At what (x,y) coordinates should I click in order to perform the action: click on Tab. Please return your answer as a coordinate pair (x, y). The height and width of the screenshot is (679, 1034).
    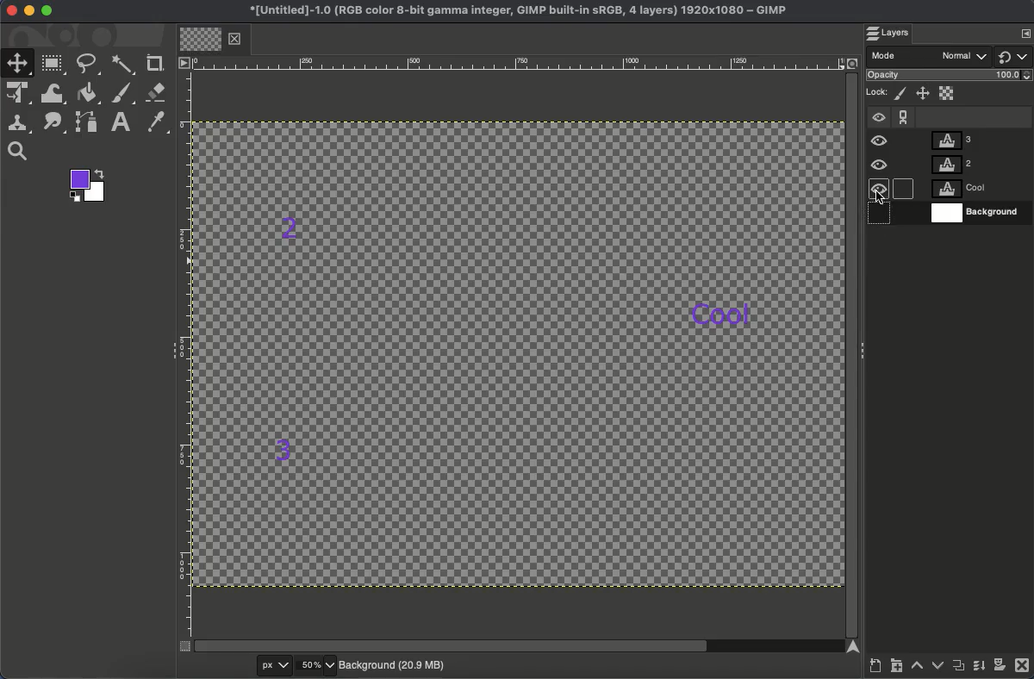
    Looking at the image, I should click on (209, 40).